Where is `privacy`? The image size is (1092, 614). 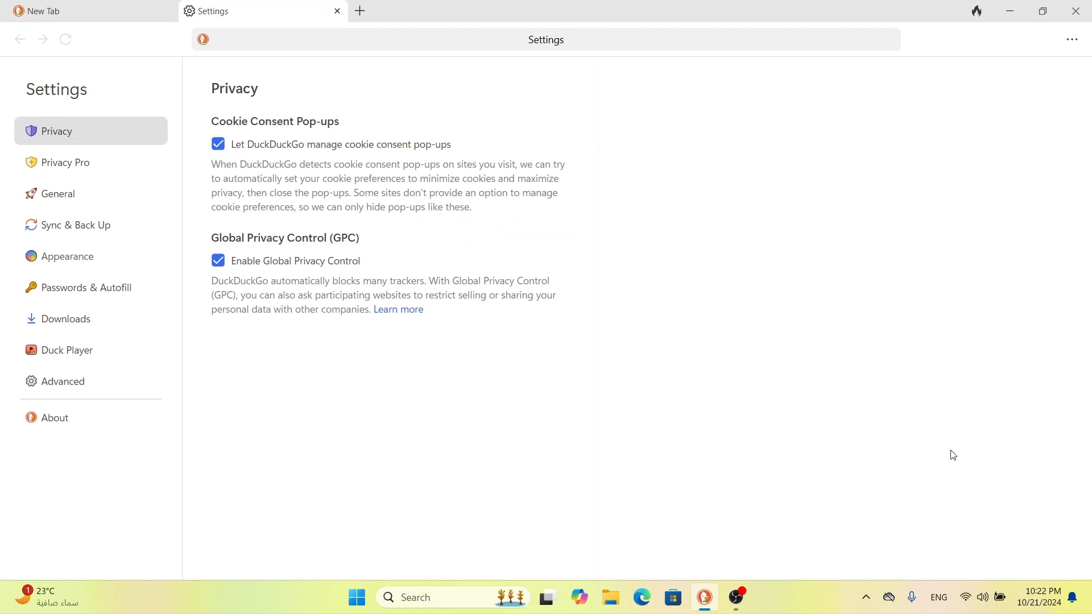 privacy is located at coordinates (234, 89).